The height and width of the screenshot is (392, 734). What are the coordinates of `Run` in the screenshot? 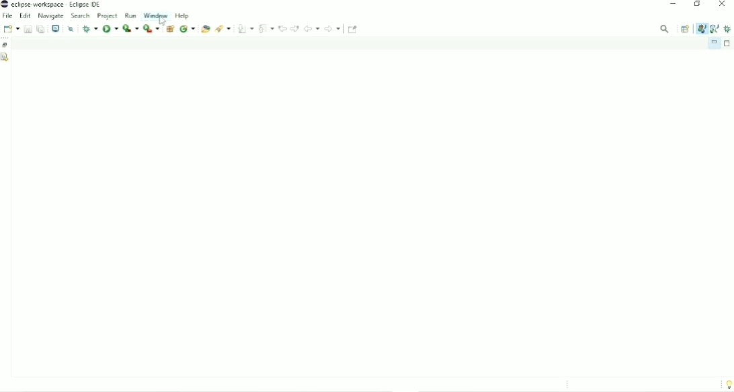 It's located at (110, 29).